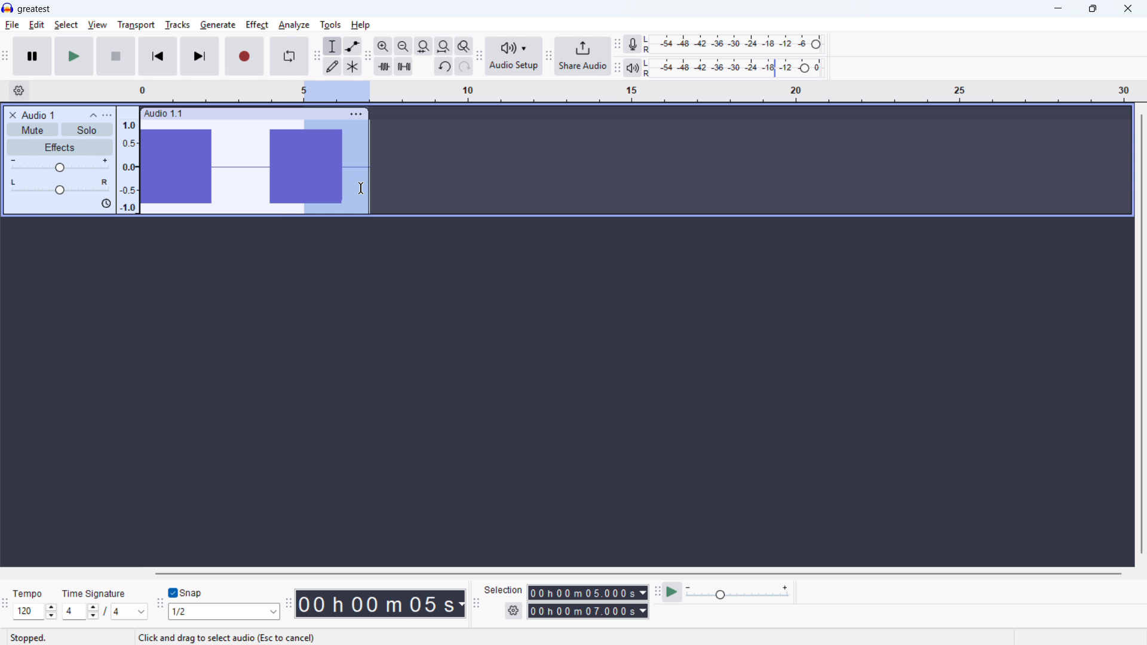  What do you see at coordinates (13, 115) in the screenshot?
I see `Remove track ` at bounding box center [13, 115].